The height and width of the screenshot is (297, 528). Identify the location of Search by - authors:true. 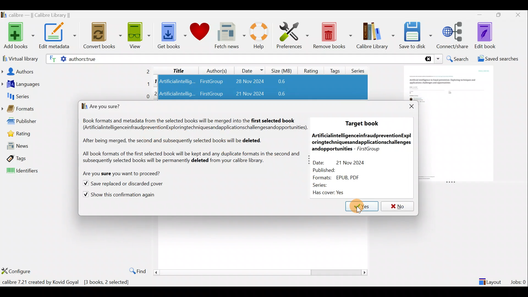
(233, 59).